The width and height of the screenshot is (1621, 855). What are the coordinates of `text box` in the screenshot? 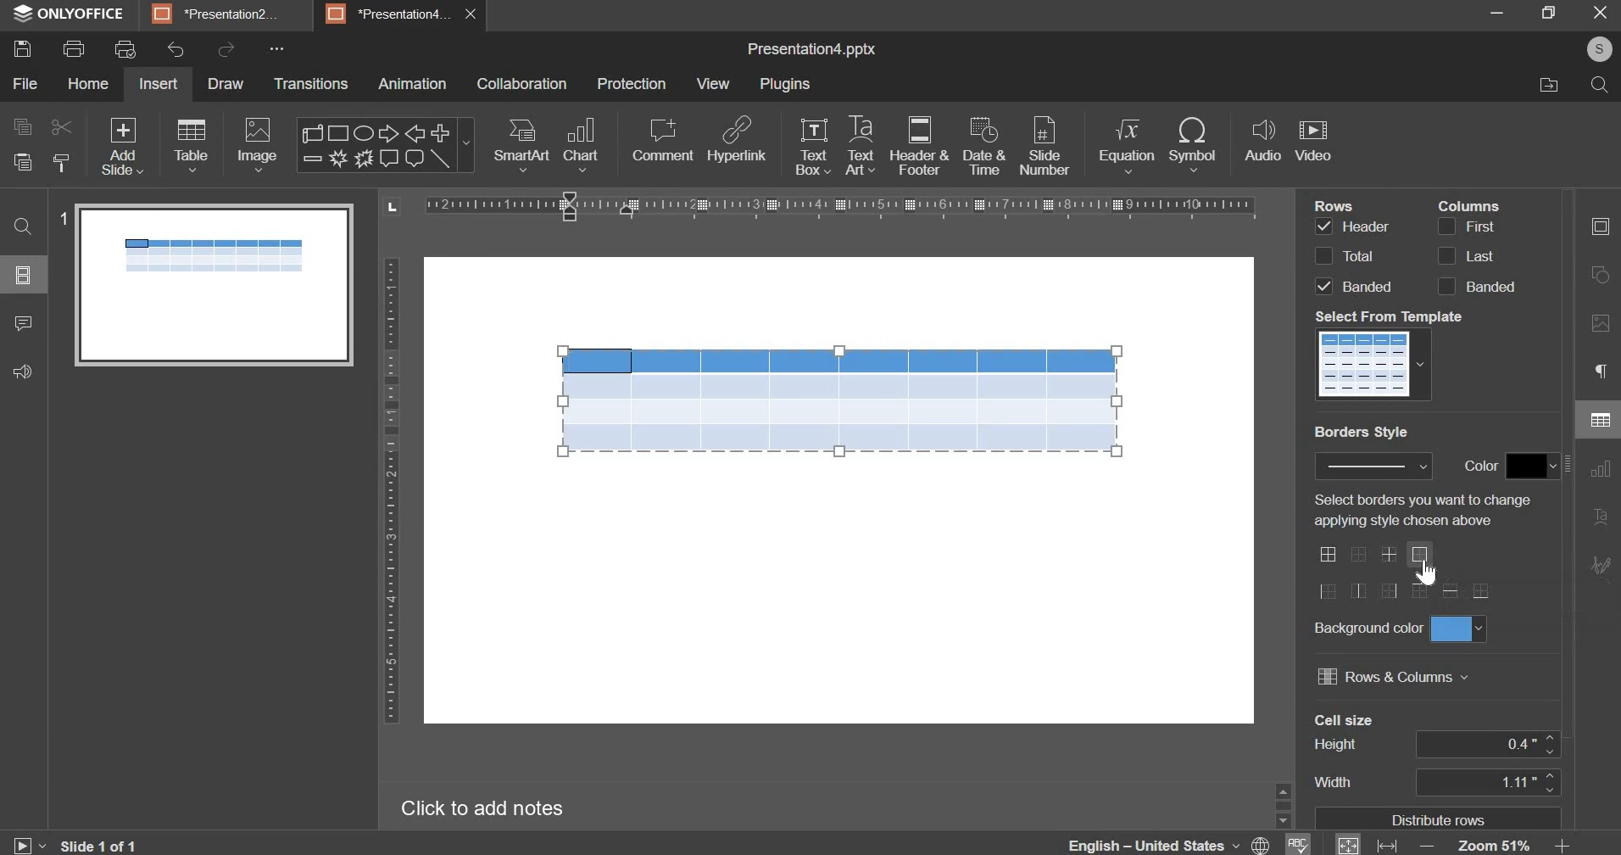 It's located at (814, 148).